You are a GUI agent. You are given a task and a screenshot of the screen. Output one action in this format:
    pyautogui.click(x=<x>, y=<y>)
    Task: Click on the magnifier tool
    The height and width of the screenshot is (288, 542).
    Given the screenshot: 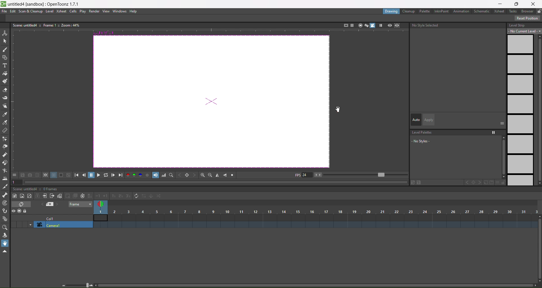 What is the action you would take?
    pyautogui.click(x=6, y=227)
    